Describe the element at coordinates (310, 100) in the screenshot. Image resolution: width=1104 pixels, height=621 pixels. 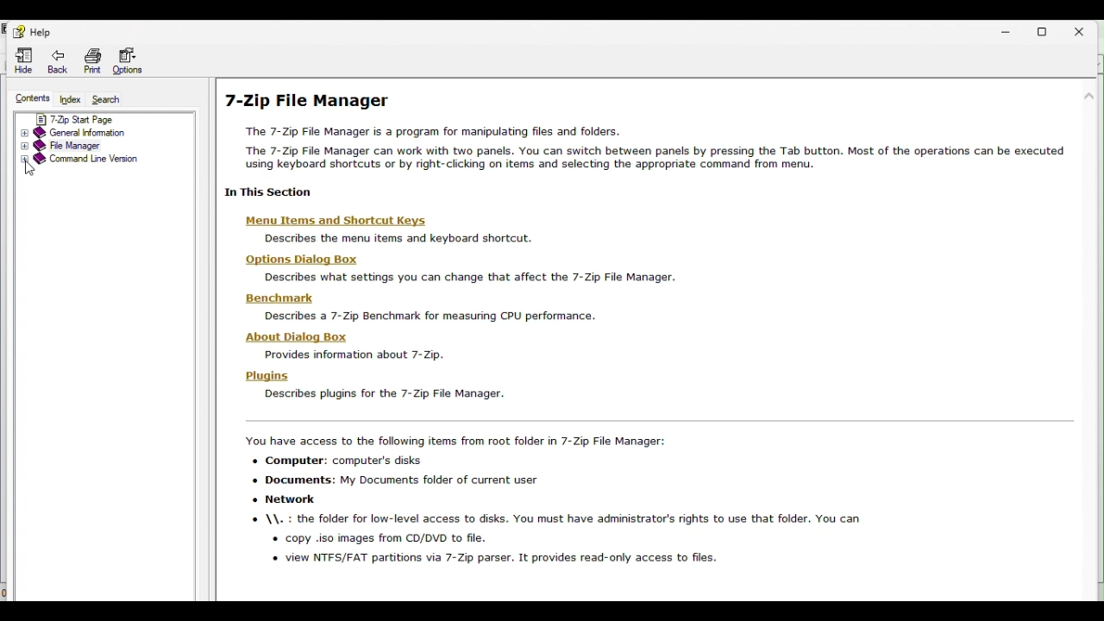
I see `7-Zip file manager` at that location.